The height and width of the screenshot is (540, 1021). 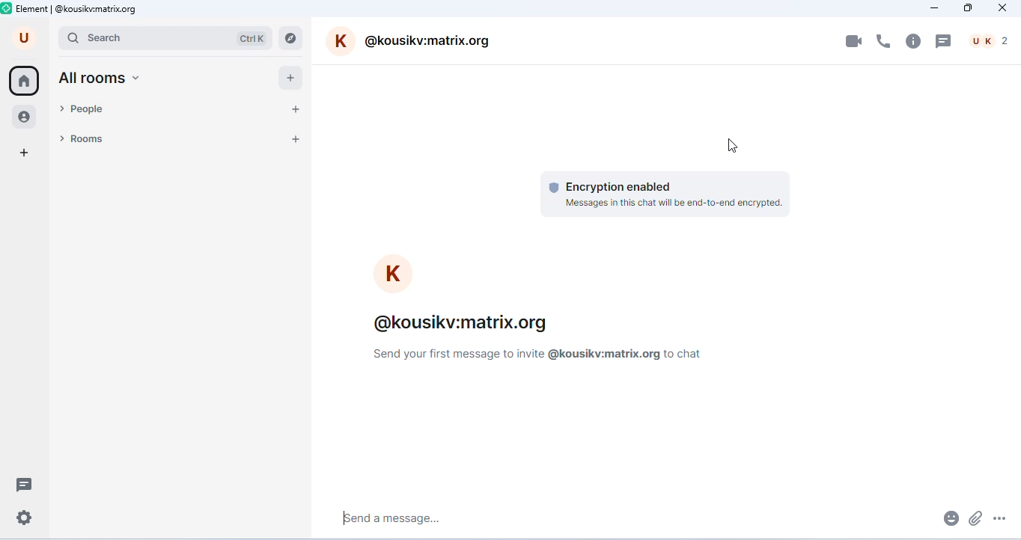 I want to click on minimize, so click(x=933, y=8).